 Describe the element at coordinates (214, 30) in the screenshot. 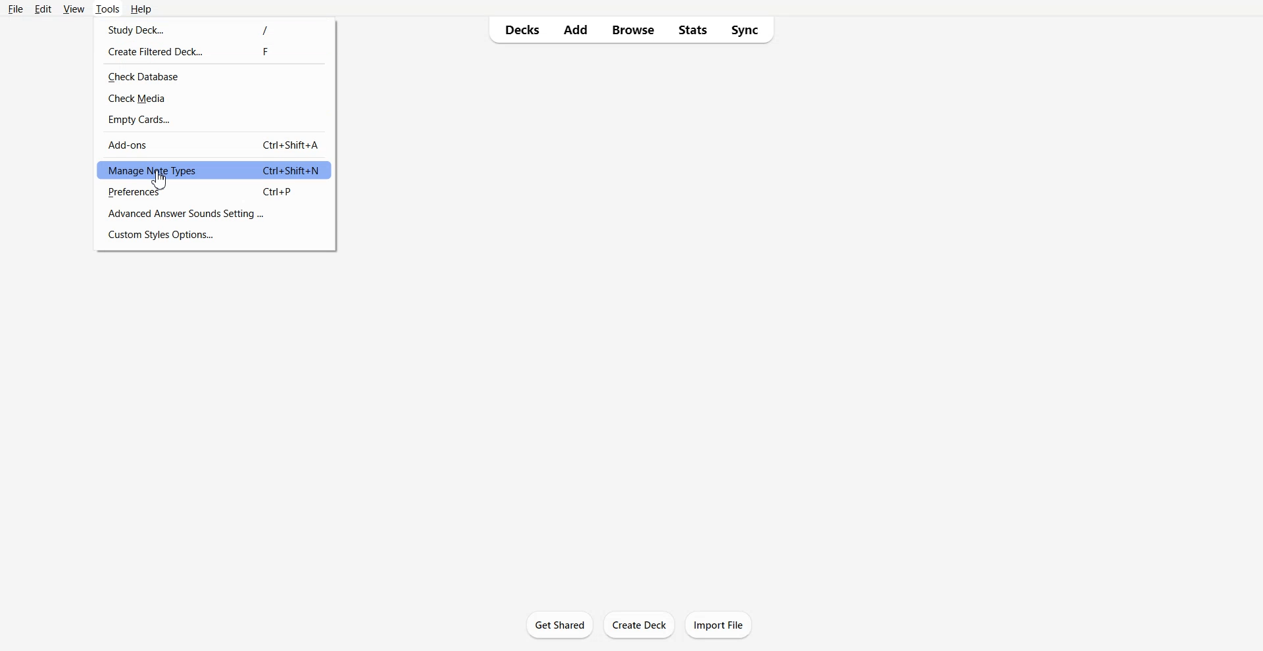

I see `Study Deck` at that location.